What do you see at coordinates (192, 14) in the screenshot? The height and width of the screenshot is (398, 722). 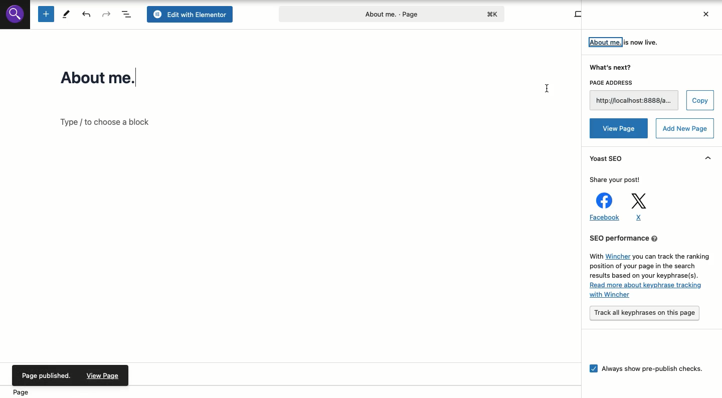 I see `Edit with Elementor` at bounding box center [192, 14].